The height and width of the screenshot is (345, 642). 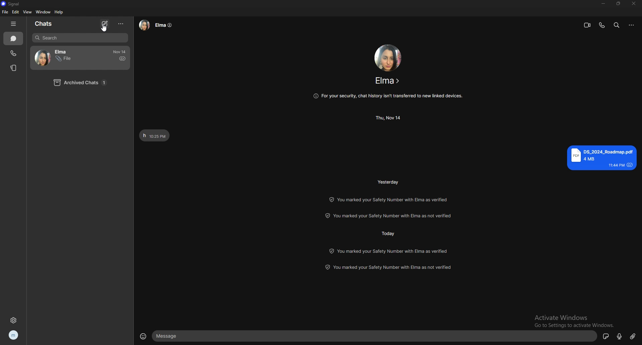 What do you see at coordinates (14, 335) in the screenshot?
I see `profile` at bounding box center [14, 335].